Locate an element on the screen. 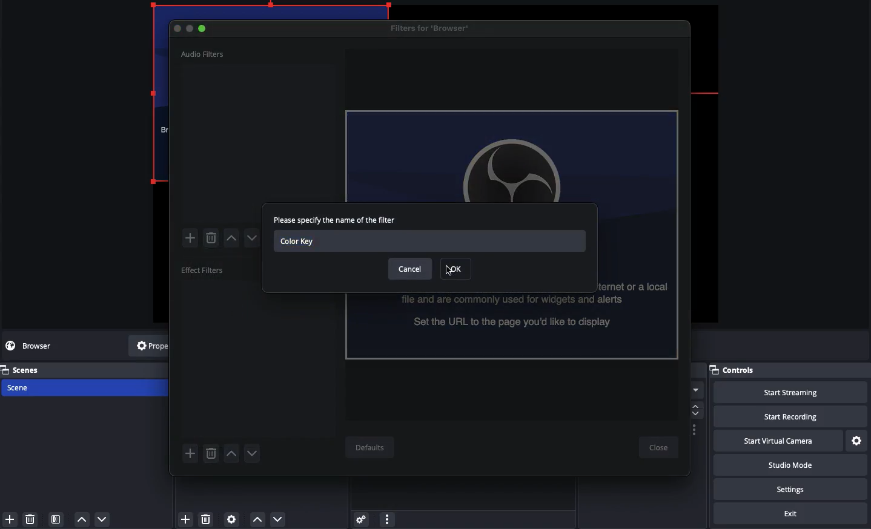 The width and height of the screenshot is (871, 529). Color key is located at coordinates (429, 241).